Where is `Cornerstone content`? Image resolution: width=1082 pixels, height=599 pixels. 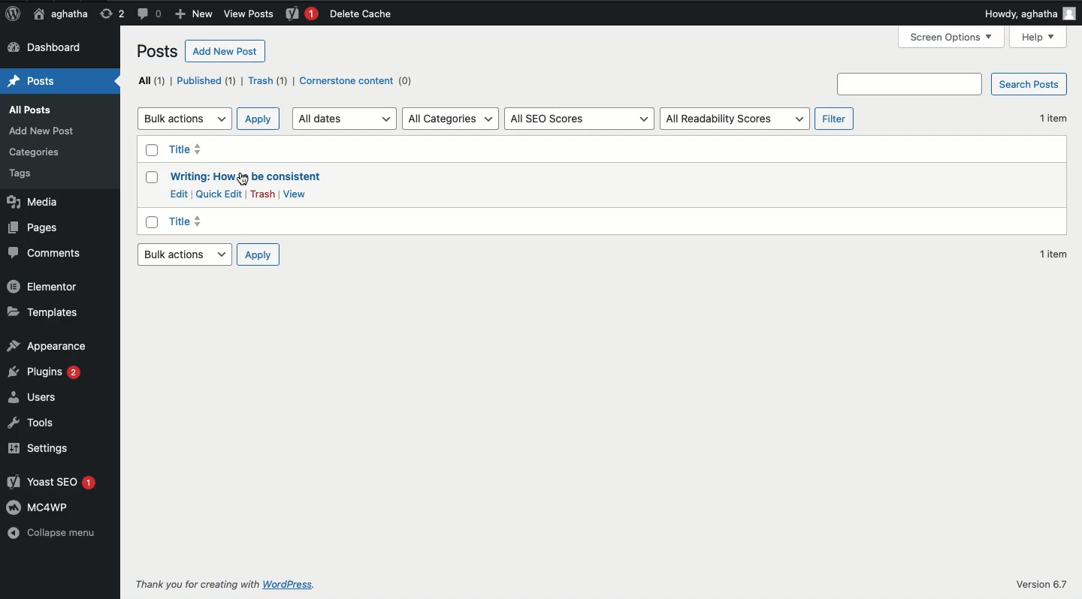
Cornerstone content is located at coordinates (355, 80).